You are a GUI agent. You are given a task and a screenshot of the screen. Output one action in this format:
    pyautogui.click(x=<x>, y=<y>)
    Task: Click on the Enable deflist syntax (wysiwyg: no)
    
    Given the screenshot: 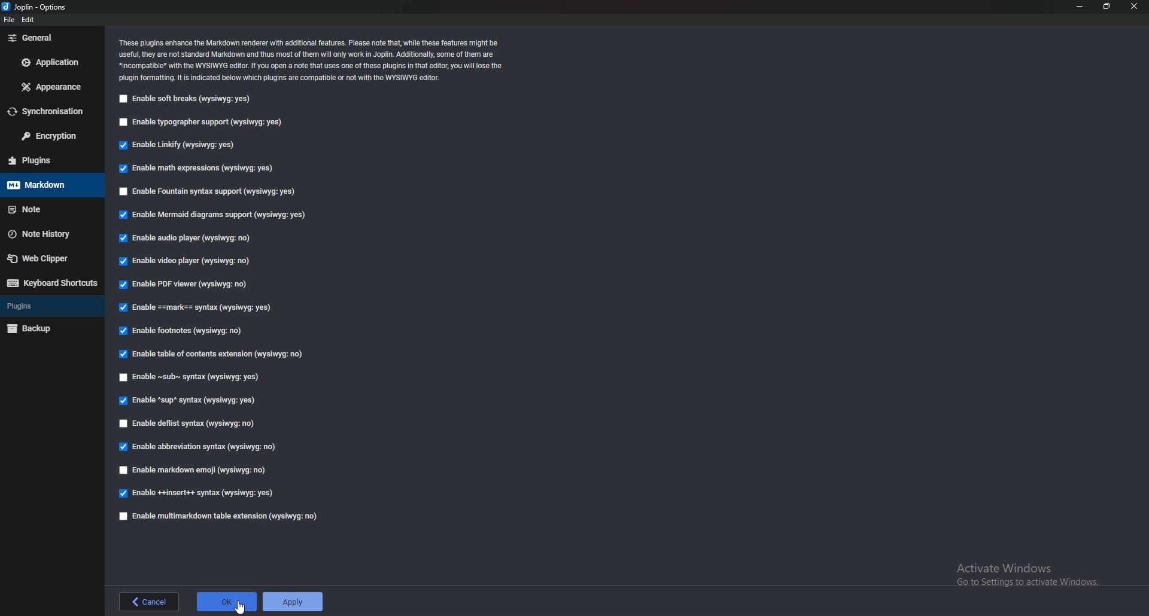 What is the action you would take?
    pyautogui.click(x=189, y=424)
    